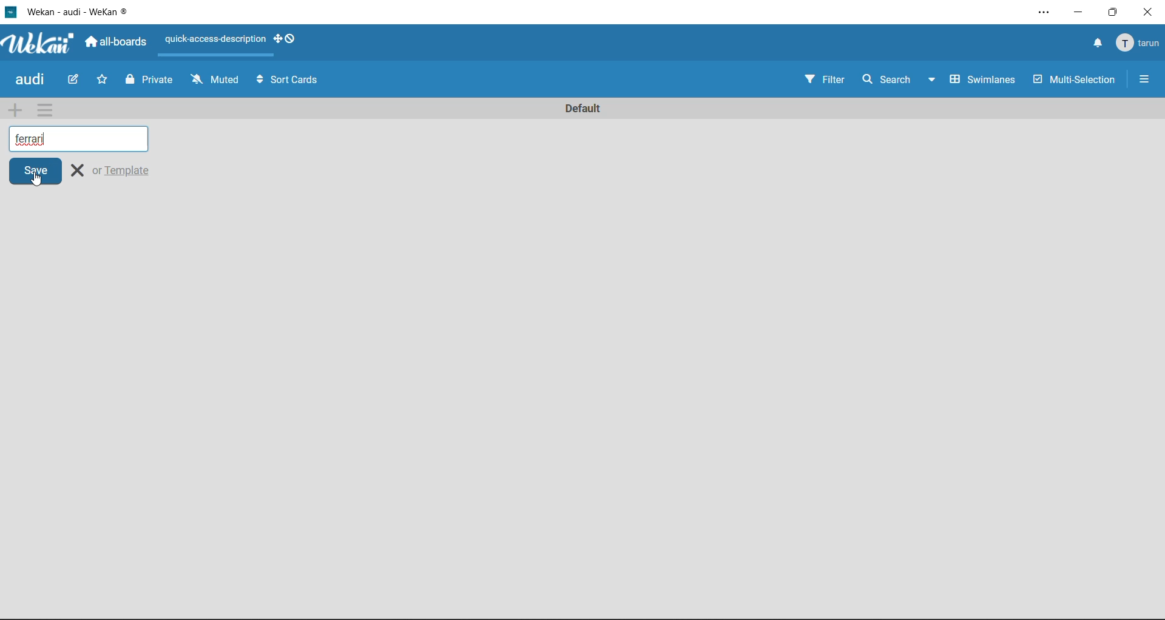 The width and height of the screenshot is (1165, 620). I want to click on sort cards, so click(295, 82).